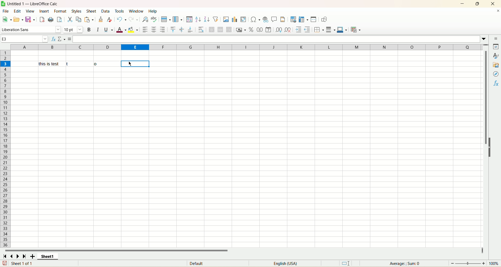 The height and width of the screenshot is (267, 501). Describe the element at coordinates (462, 4) in the screenshot. I see `minimize` at that location.